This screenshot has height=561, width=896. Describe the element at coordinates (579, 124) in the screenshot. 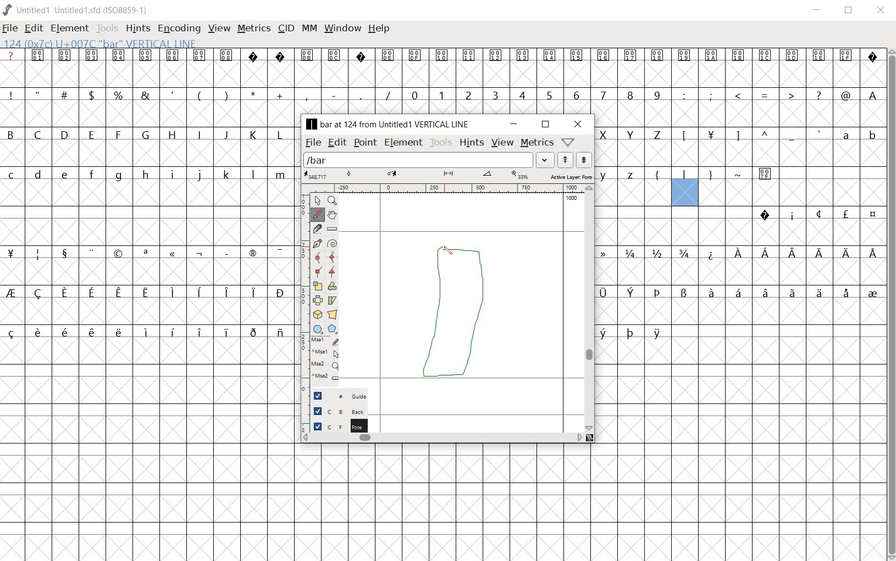

I see `close` at that location.